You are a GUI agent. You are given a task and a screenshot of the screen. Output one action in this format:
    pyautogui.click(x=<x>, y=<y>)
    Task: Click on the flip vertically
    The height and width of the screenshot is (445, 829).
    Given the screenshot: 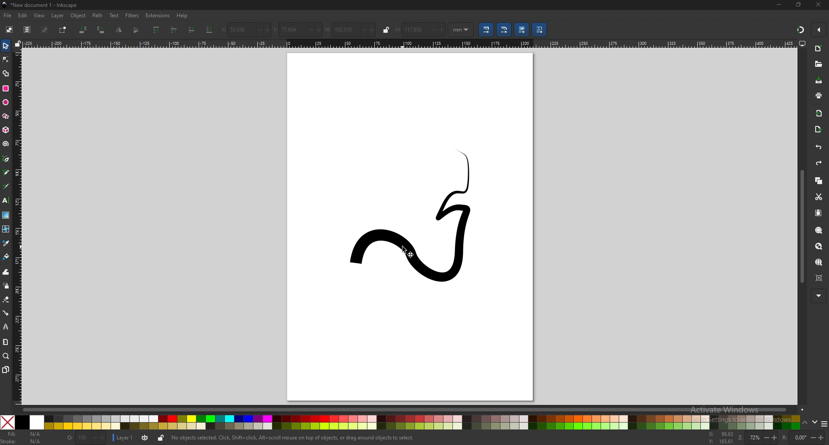 What is the action you would take?
    pyautogui.click(x=118, y=30)
    